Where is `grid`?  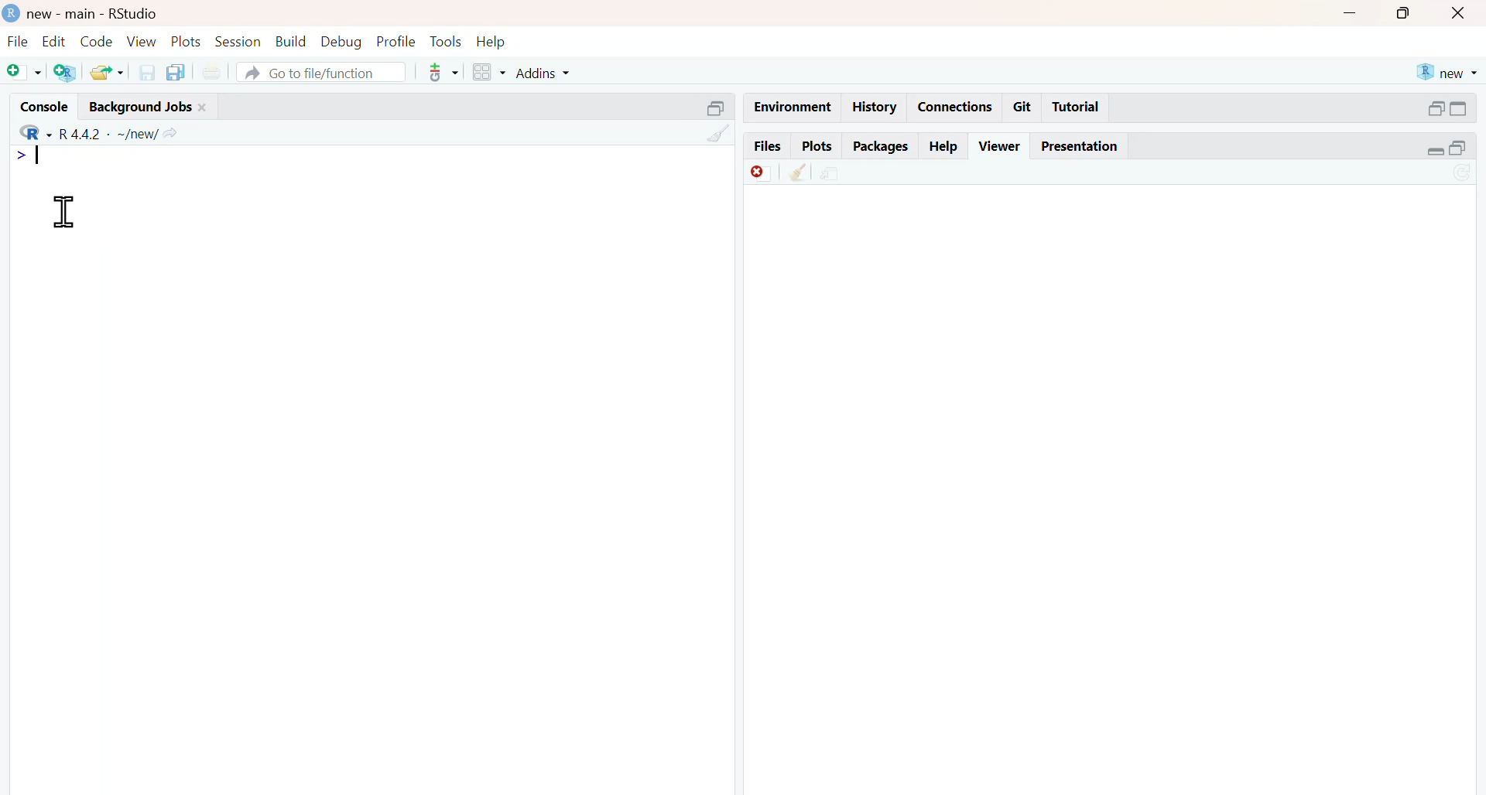
grid is located at coordinates (491, 72).